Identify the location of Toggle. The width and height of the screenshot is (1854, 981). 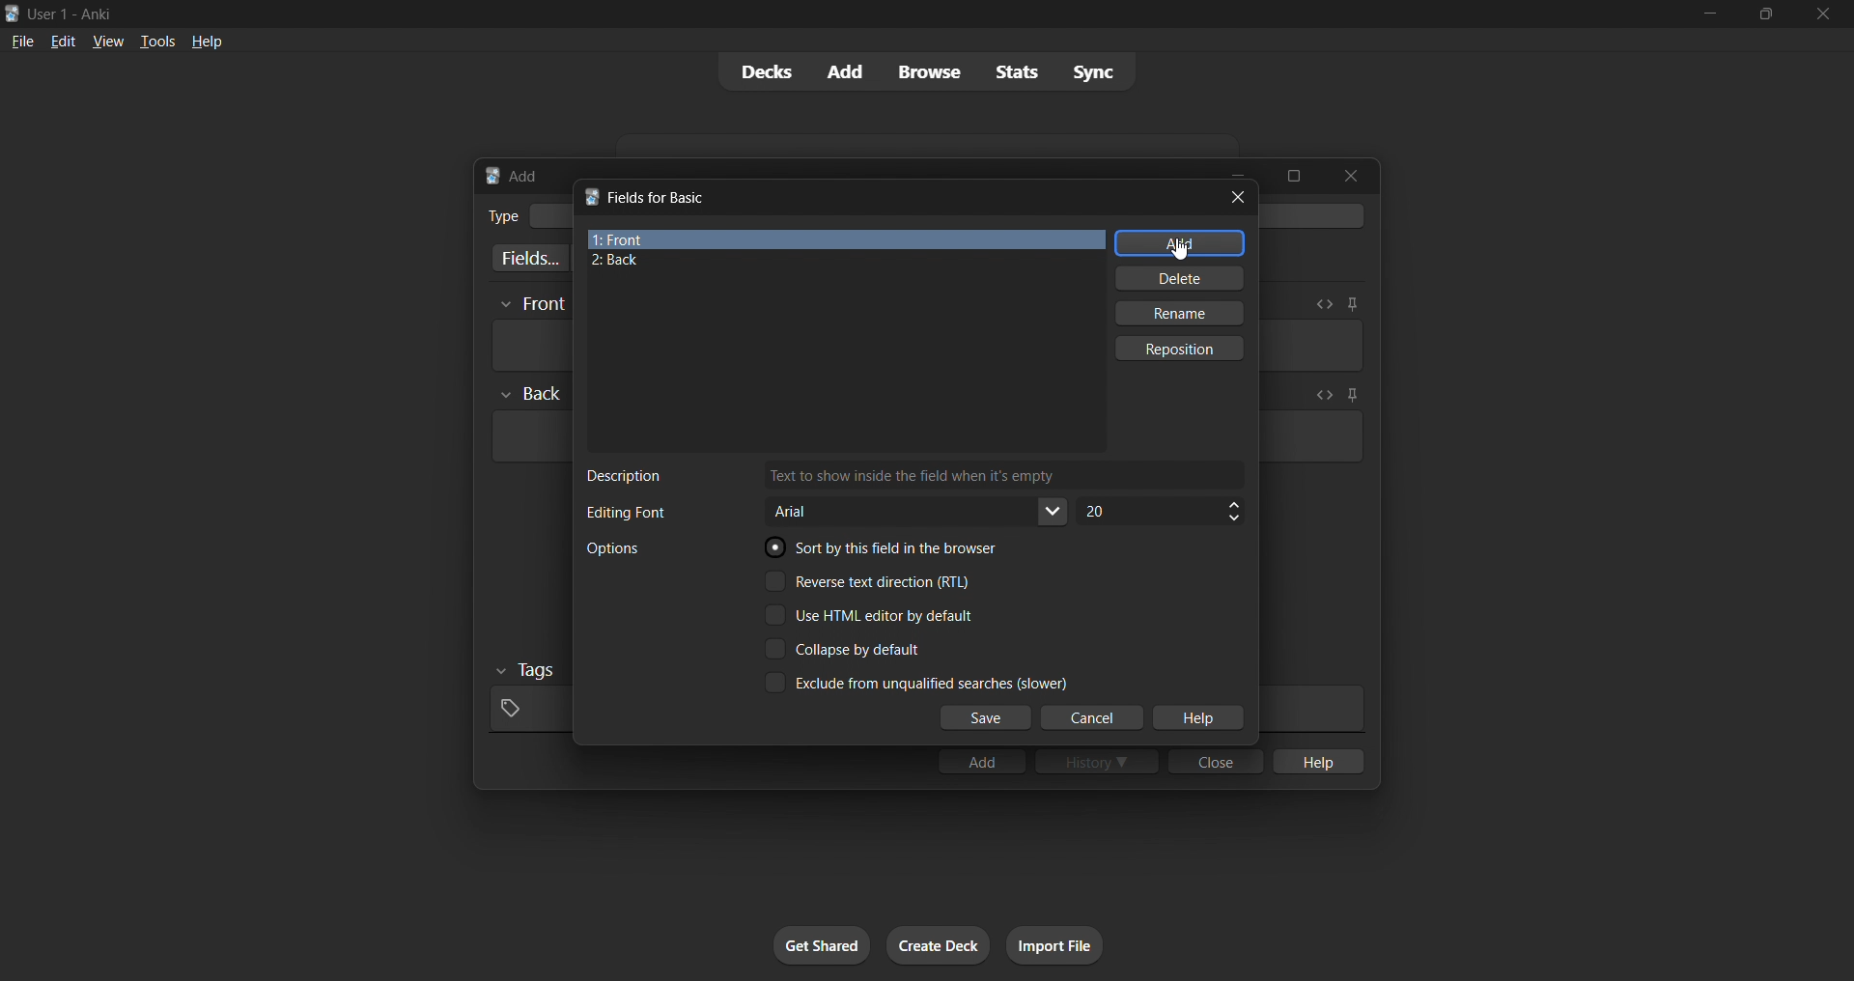
(915, 682).